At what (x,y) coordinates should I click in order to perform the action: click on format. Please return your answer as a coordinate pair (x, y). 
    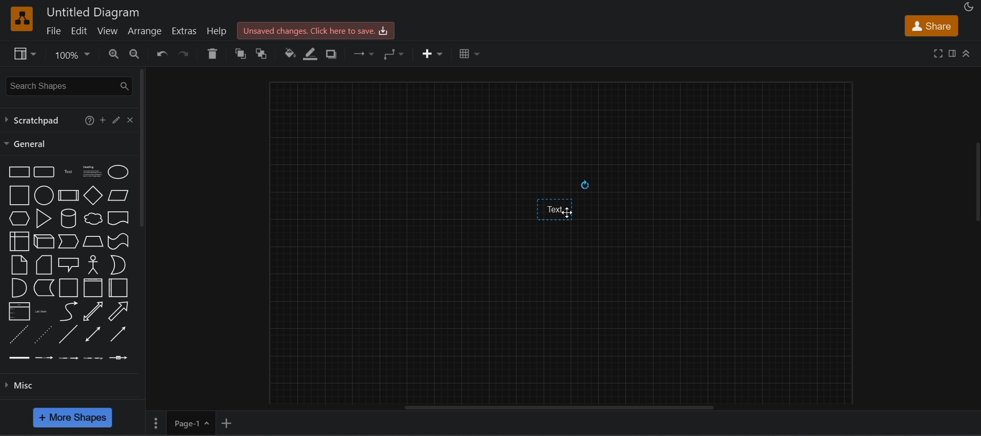
    Looking at the image, I should click on (952, 53).